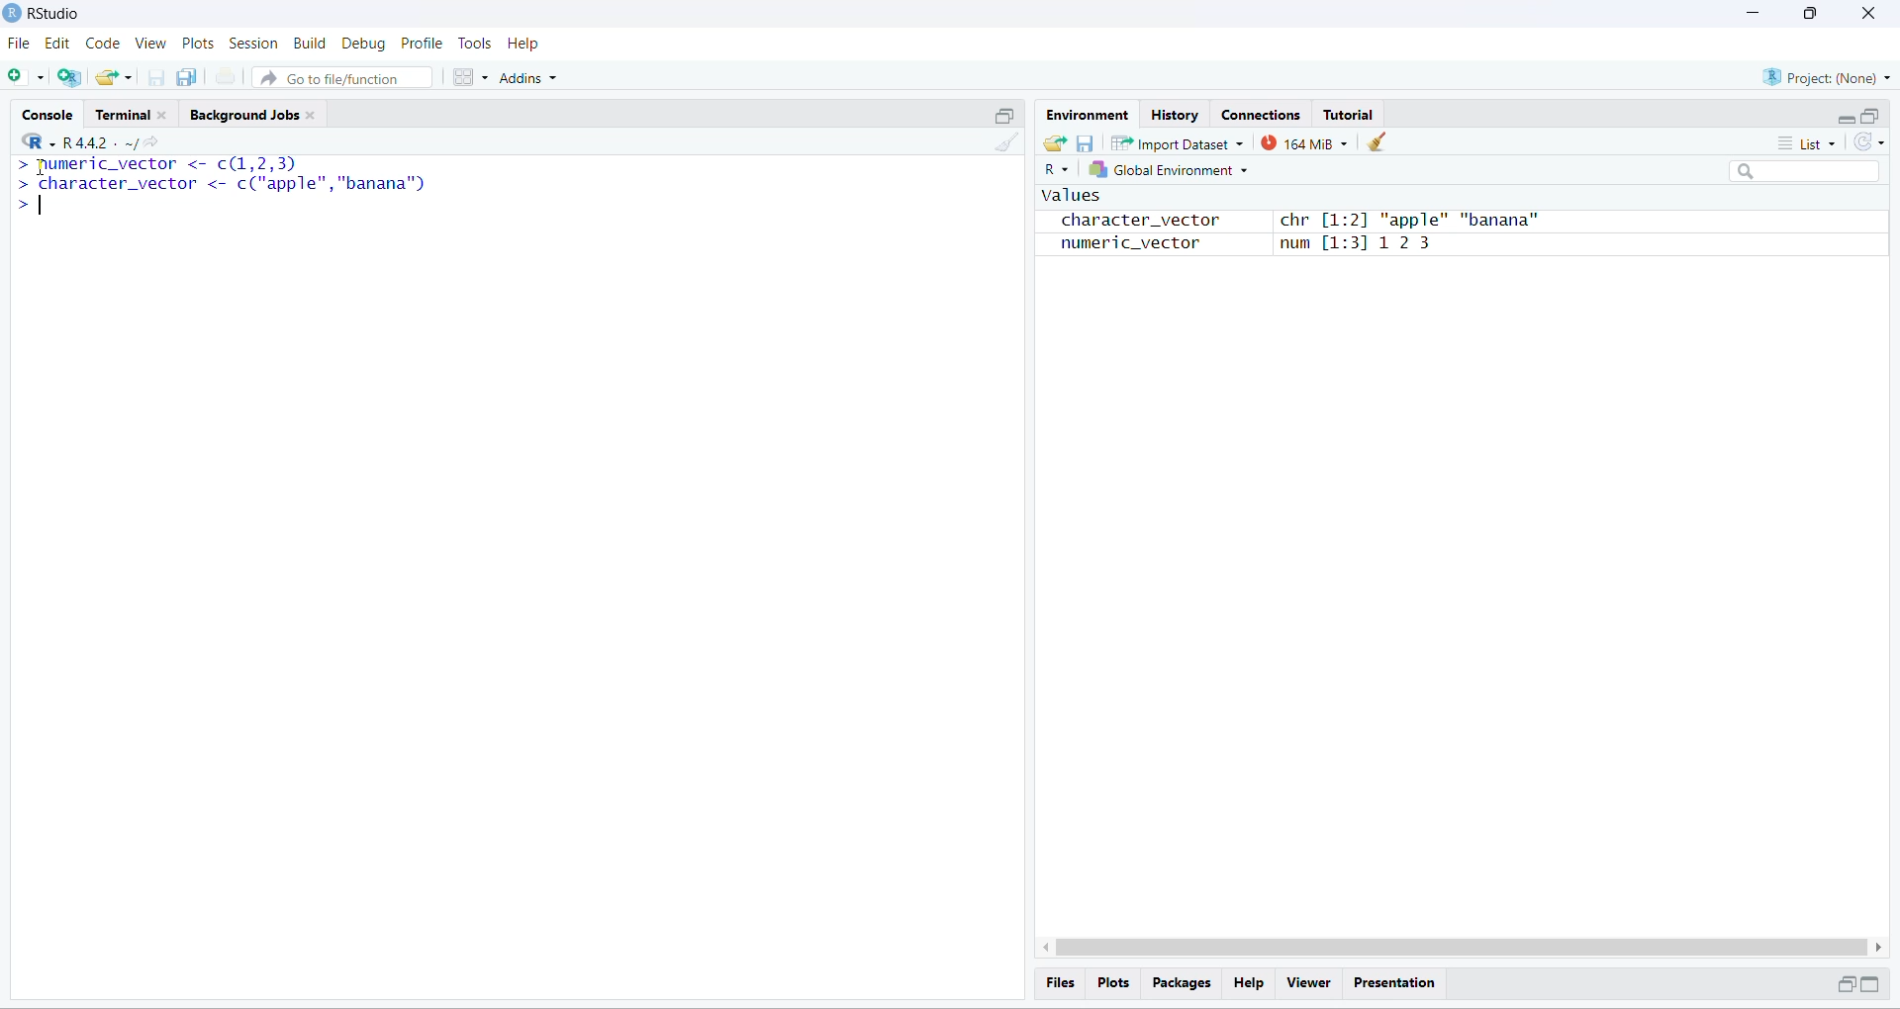 This screenshot has height=1009, width=1900. I want to click on Go to file/function, so click(340, 78).